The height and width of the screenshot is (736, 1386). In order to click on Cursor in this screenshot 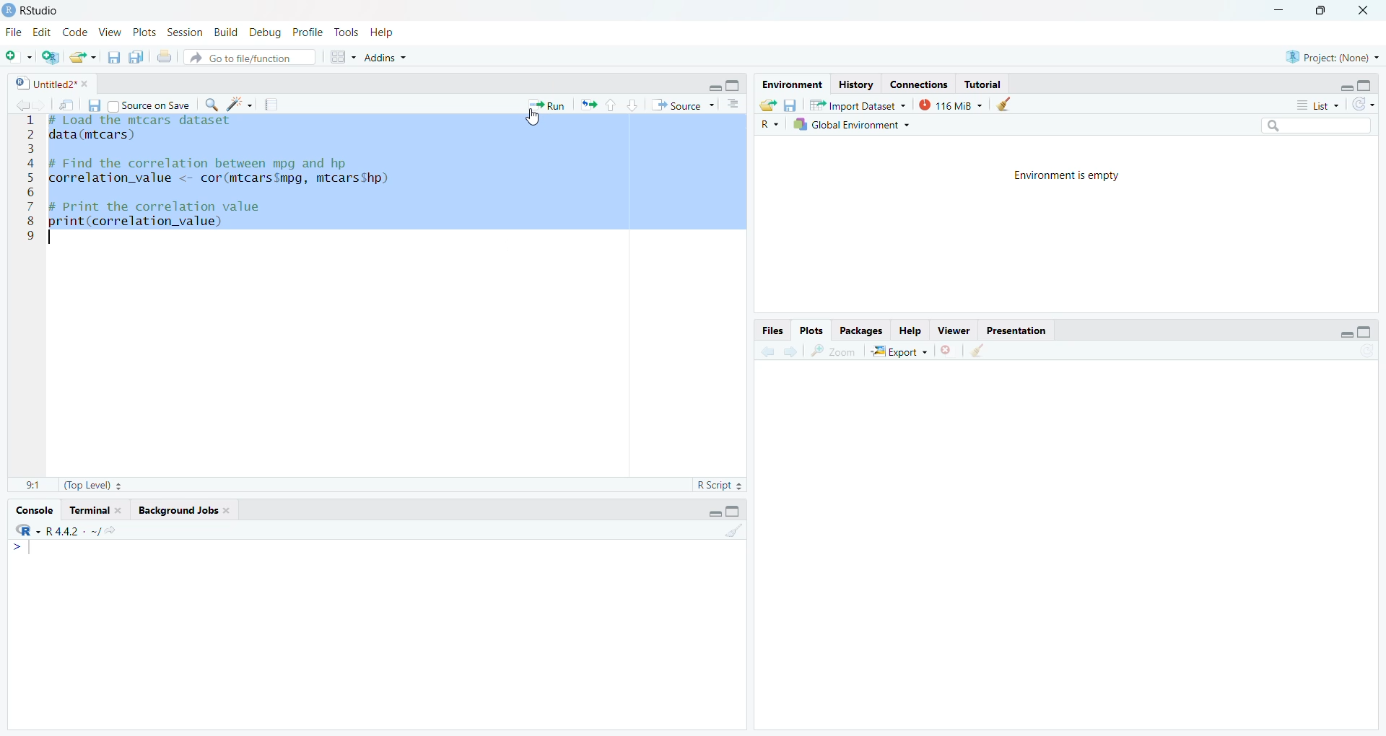, I will do `click(536, 121)`.